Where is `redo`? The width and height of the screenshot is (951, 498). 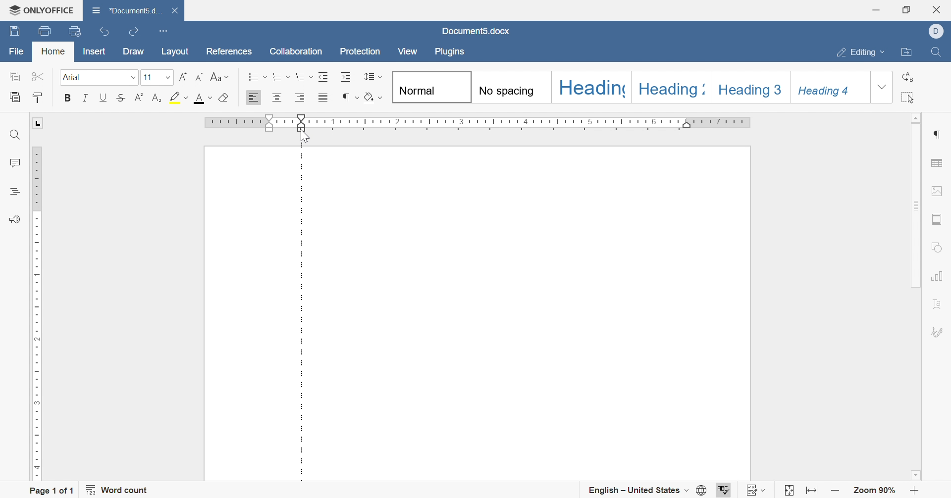
redo is located at coordinates (132, 33).